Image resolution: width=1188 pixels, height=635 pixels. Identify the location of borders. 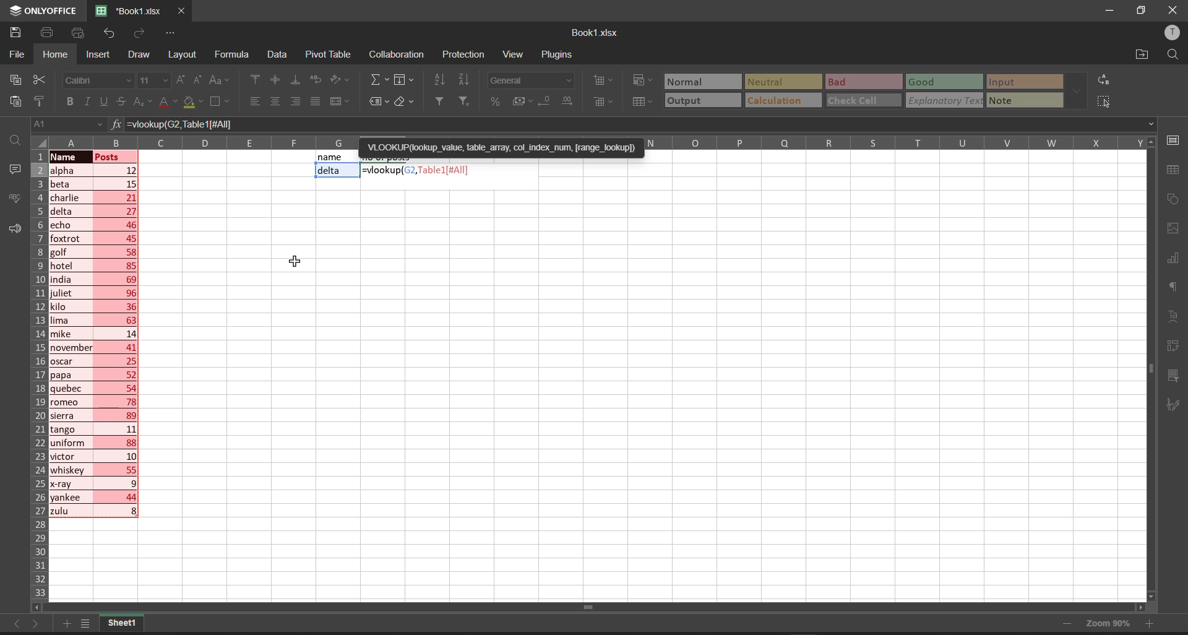
(222, 102).